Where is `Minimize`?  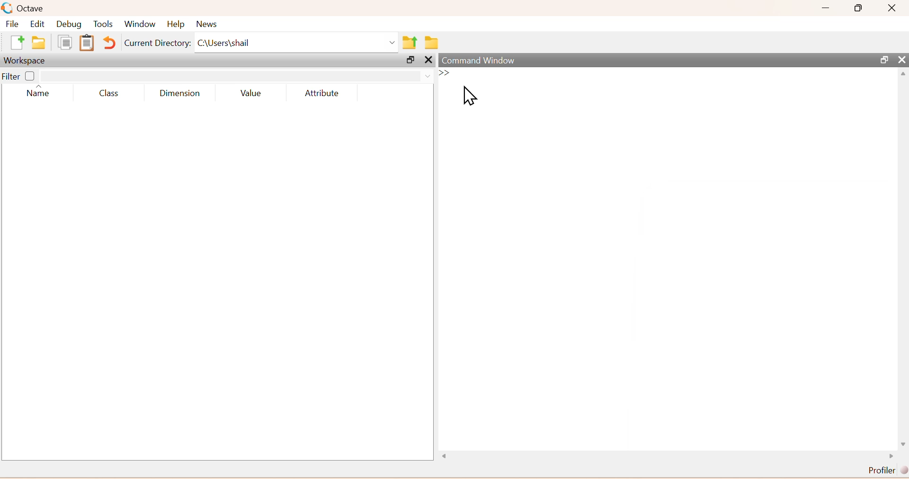 Minimize is located at coordinates (827, 8).